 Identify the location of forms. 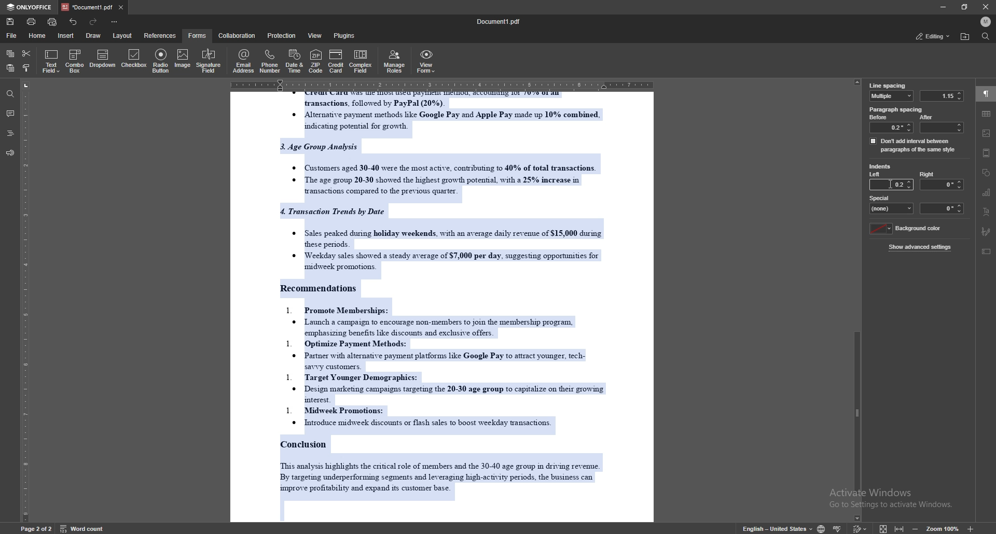
(198, 35).